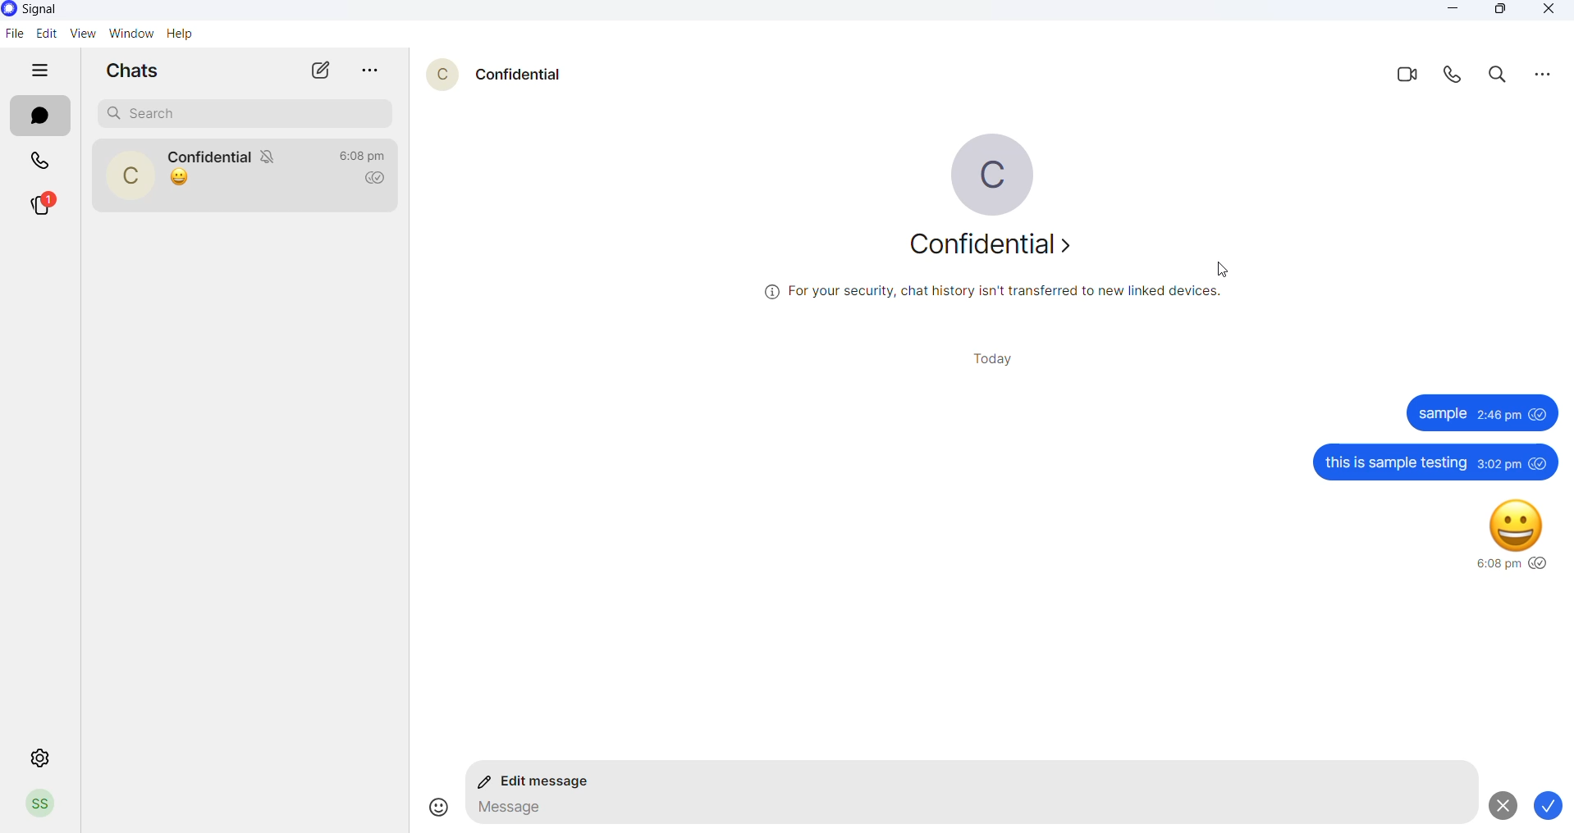 The height and width of the screenshot is (833, 1574). I want to click on seen, so click(1540, 415).